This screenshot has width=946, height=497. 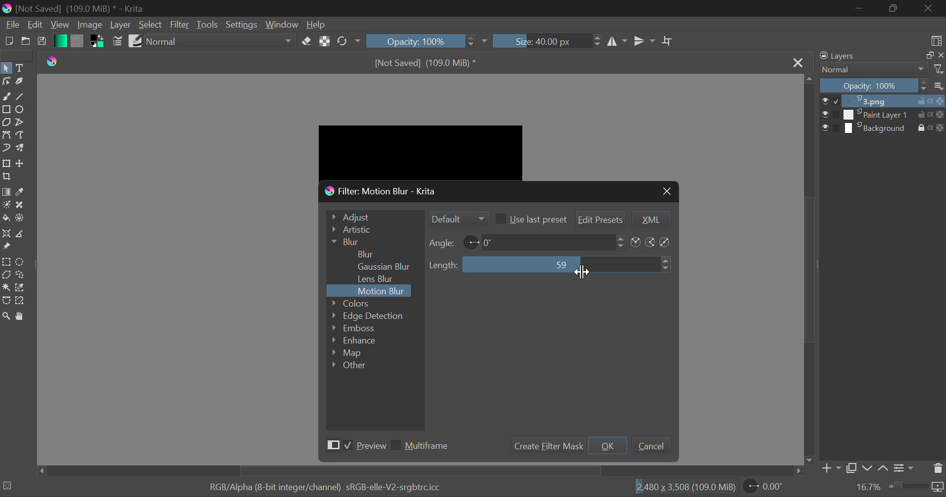 What do you see at coordinates (372, 242) in the screenshot?
I see `Blur` at bounding box center [372, 242].